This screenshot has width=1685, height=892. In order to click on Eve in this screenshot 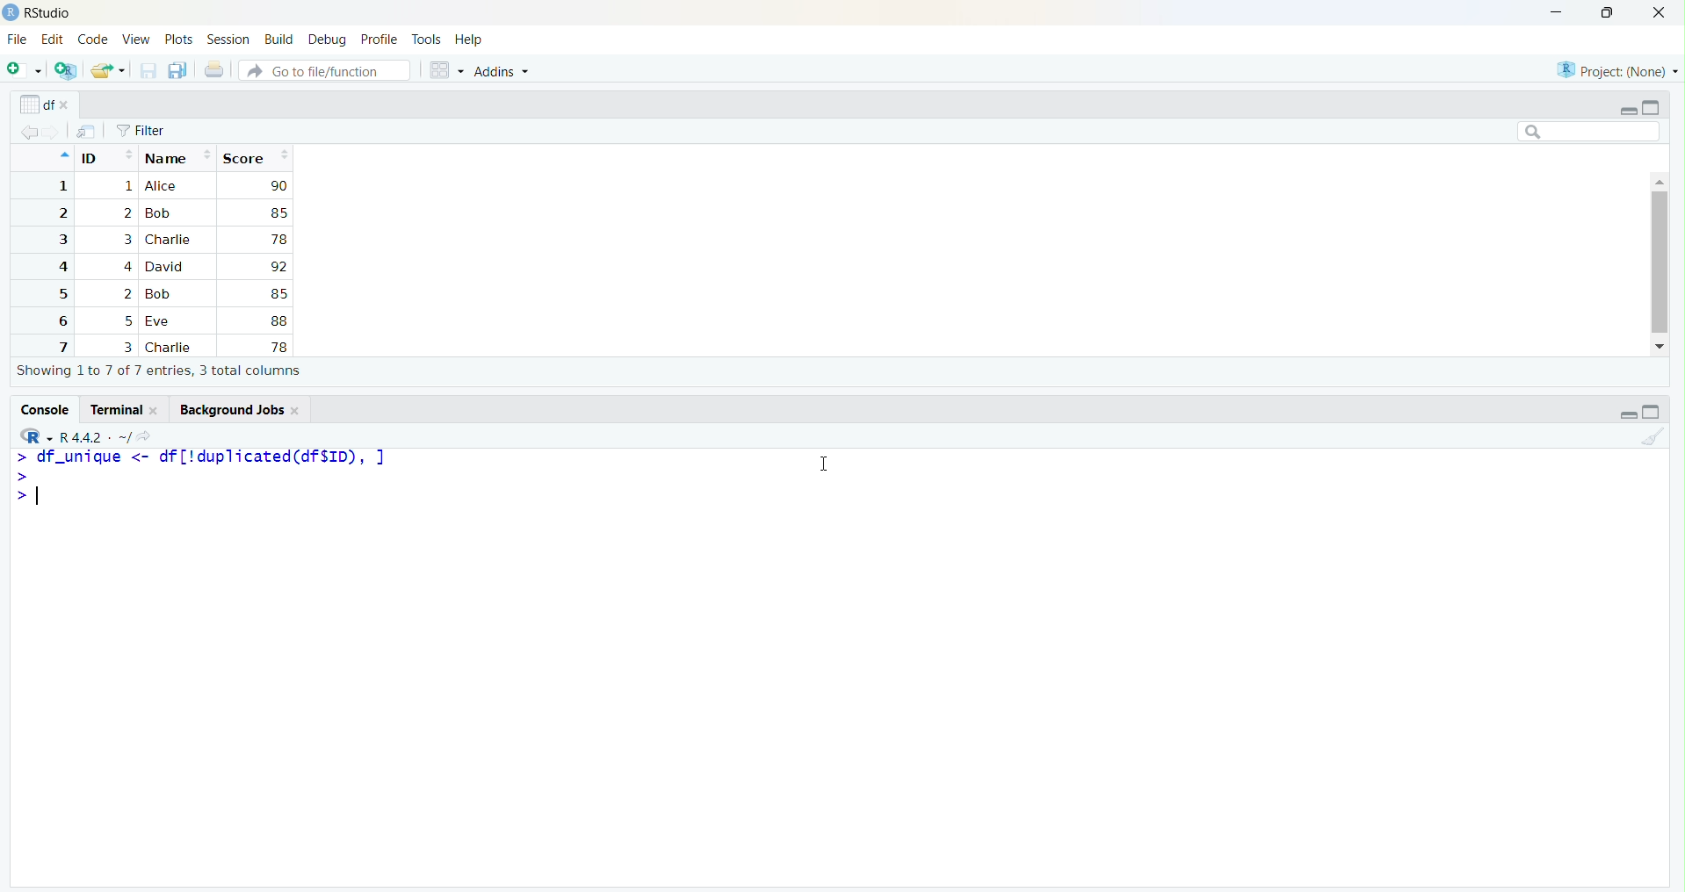, I will do `click(162, 322)`.